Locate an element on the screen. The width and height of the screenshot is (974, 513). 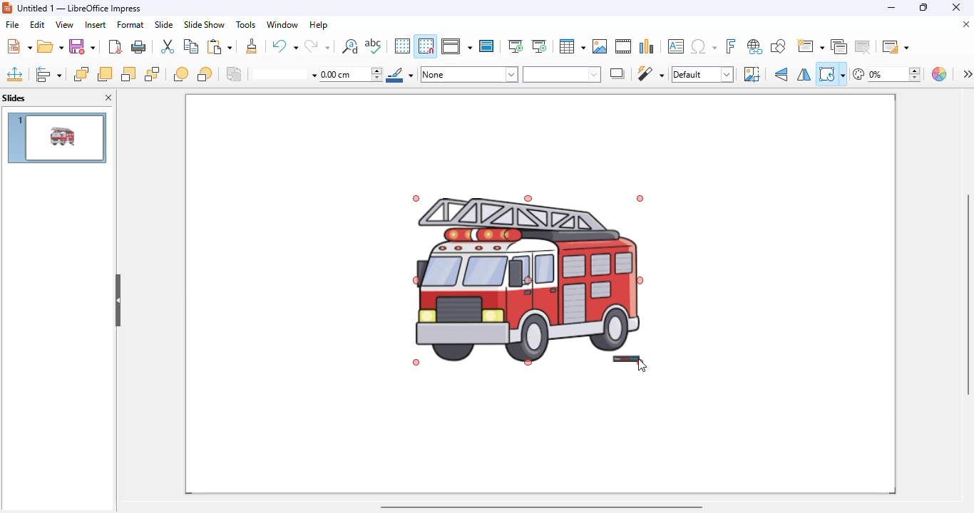
format is located at coordinates (130, 24).